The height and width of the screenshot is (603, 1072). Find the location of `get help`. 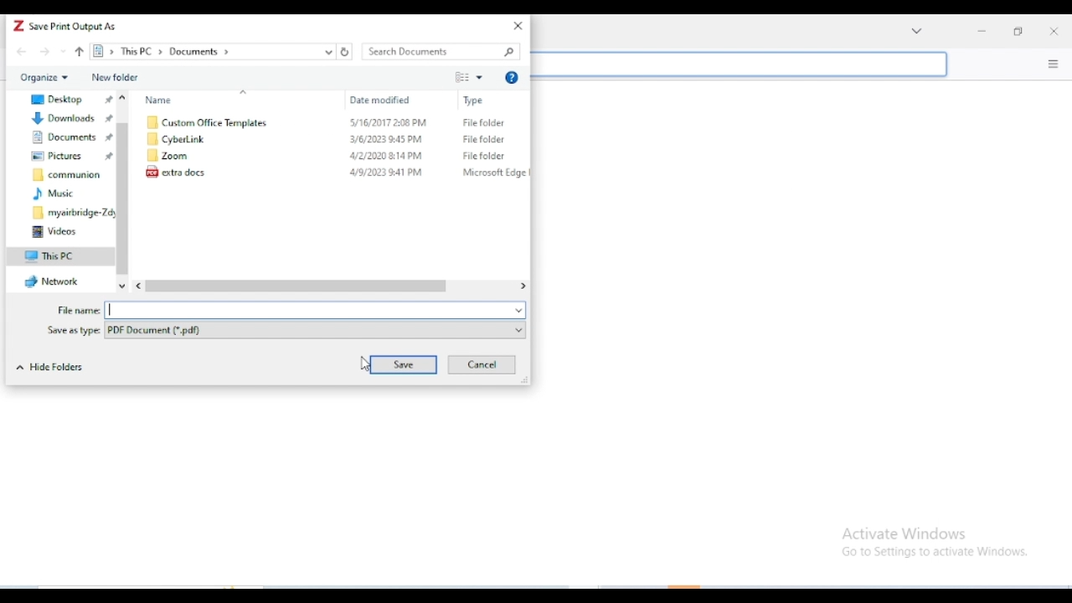

get help is located at coordinates (512, 78).